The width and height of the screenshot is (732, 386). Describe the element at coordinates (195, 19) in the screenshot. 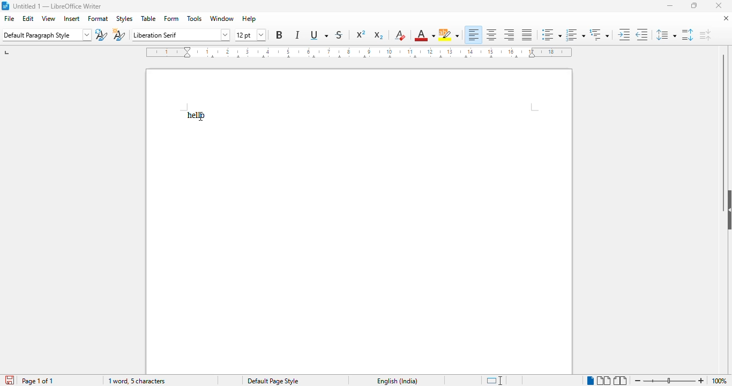

I see `tools` at that location.